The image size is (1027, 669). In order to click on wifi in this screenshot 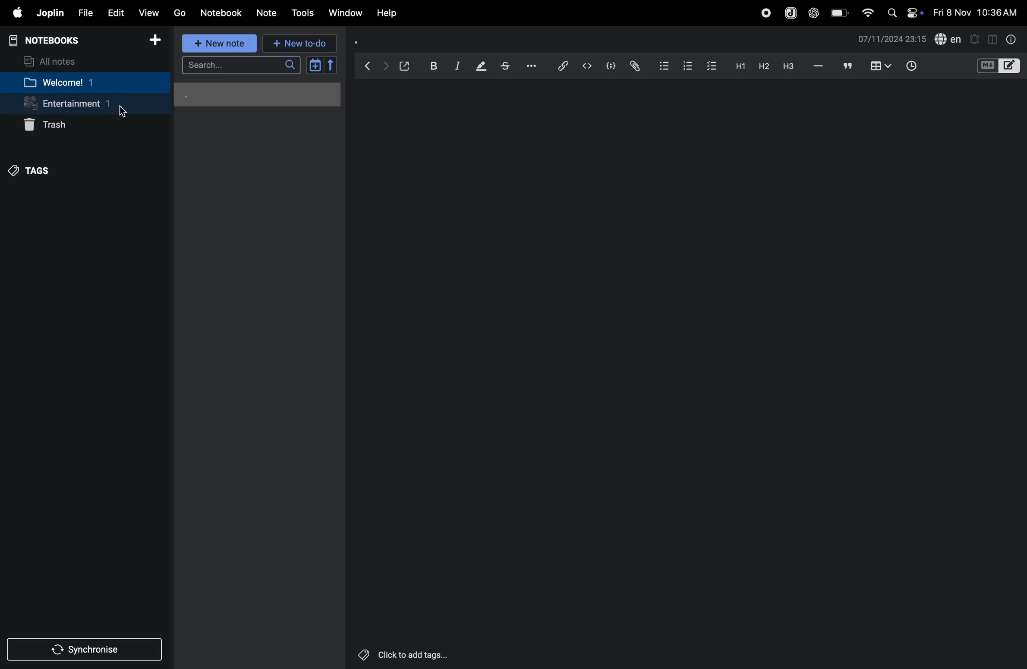, I will do `click(869, 15)`.